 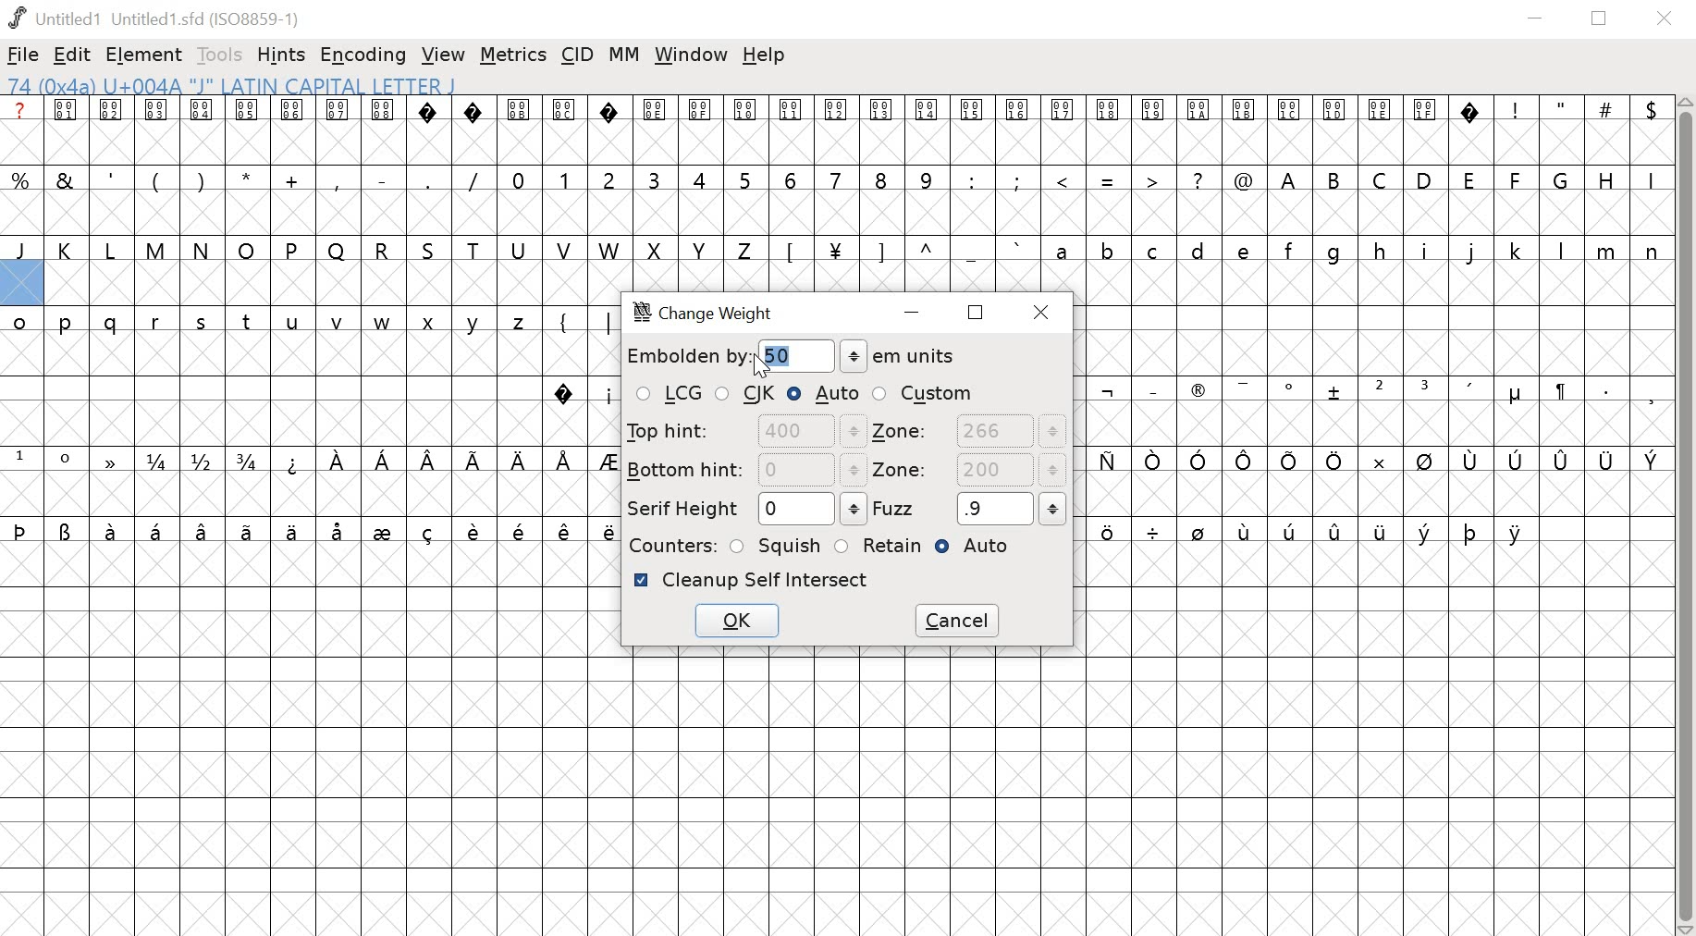 I want to click on CID, so click(x=578, y=54).